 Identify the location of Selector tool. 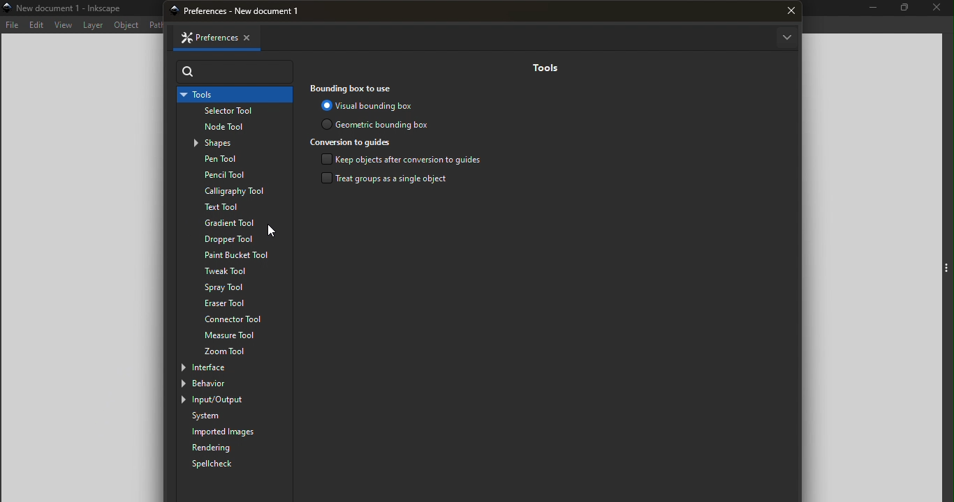
(233, 112).